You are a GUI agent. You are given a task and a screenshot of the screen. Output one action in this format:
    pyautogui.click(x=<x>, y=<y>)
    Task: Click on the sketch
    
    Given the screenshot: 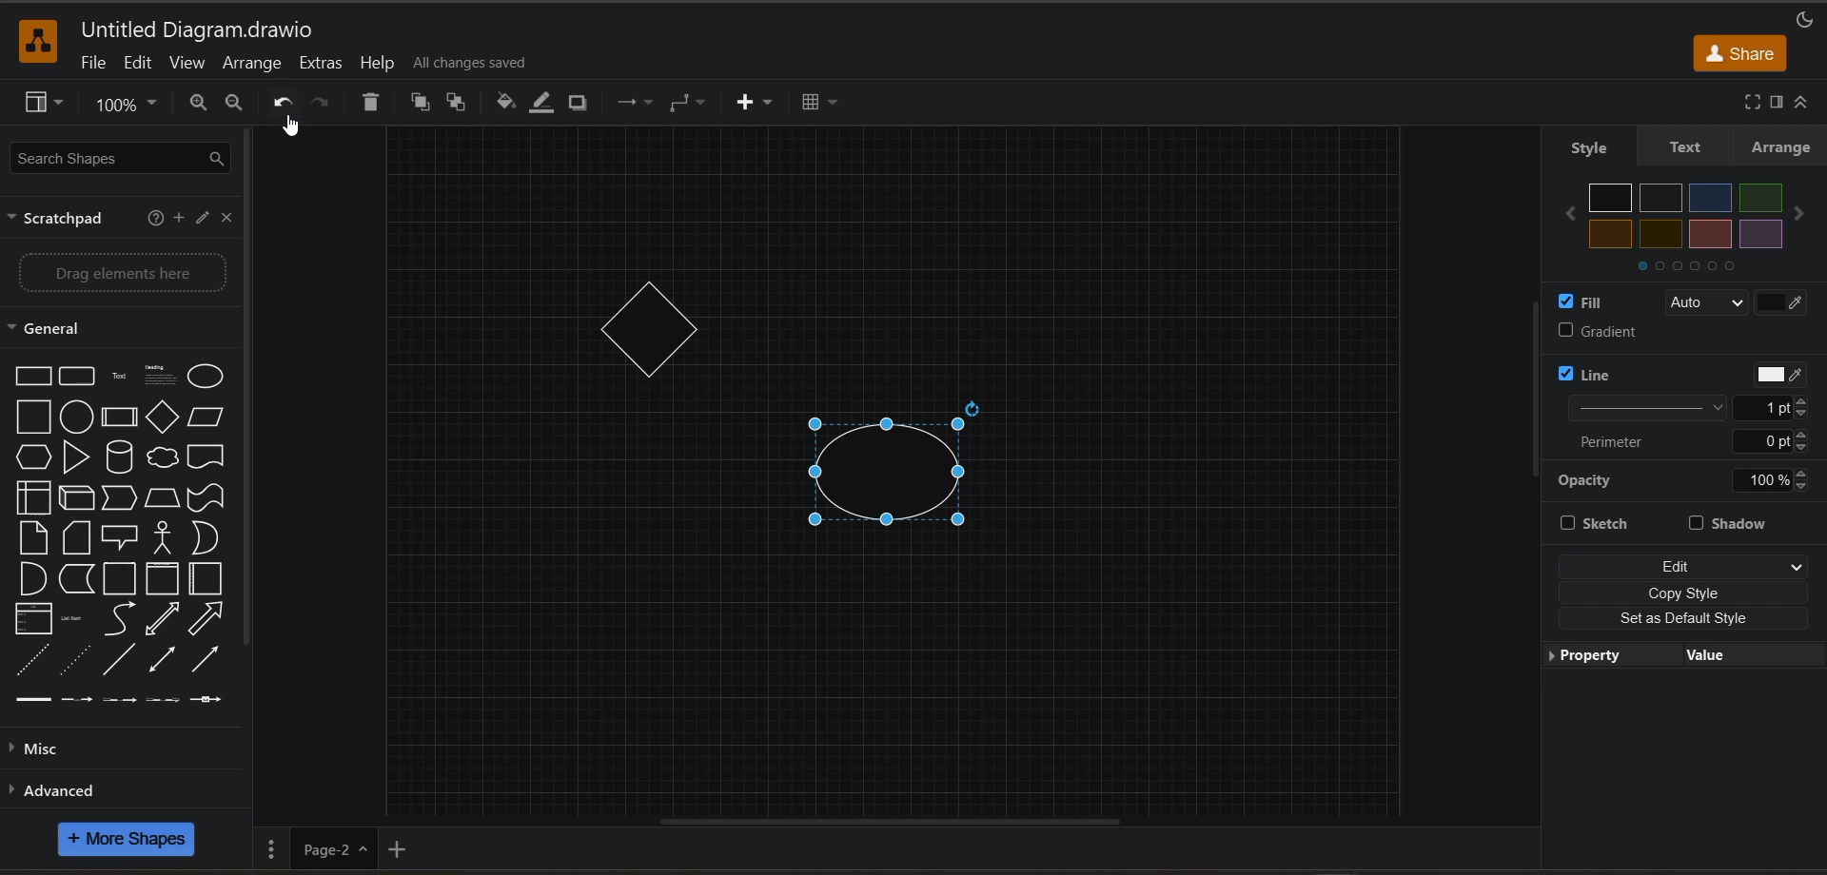 What is the action you would take?
    pyautogui.click(x=1600, y=523)
    